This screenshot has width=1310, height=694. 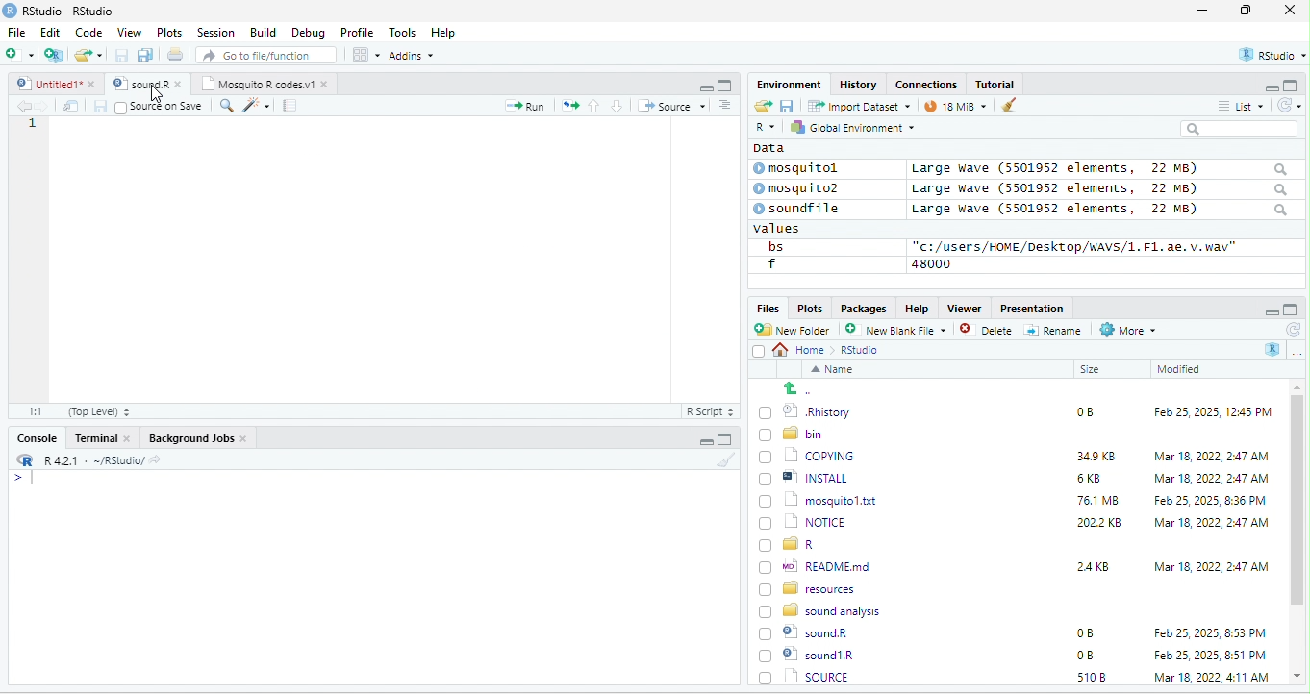 I want to click on RR R421 - ~/RStudio/, so click(x=84, y=462).